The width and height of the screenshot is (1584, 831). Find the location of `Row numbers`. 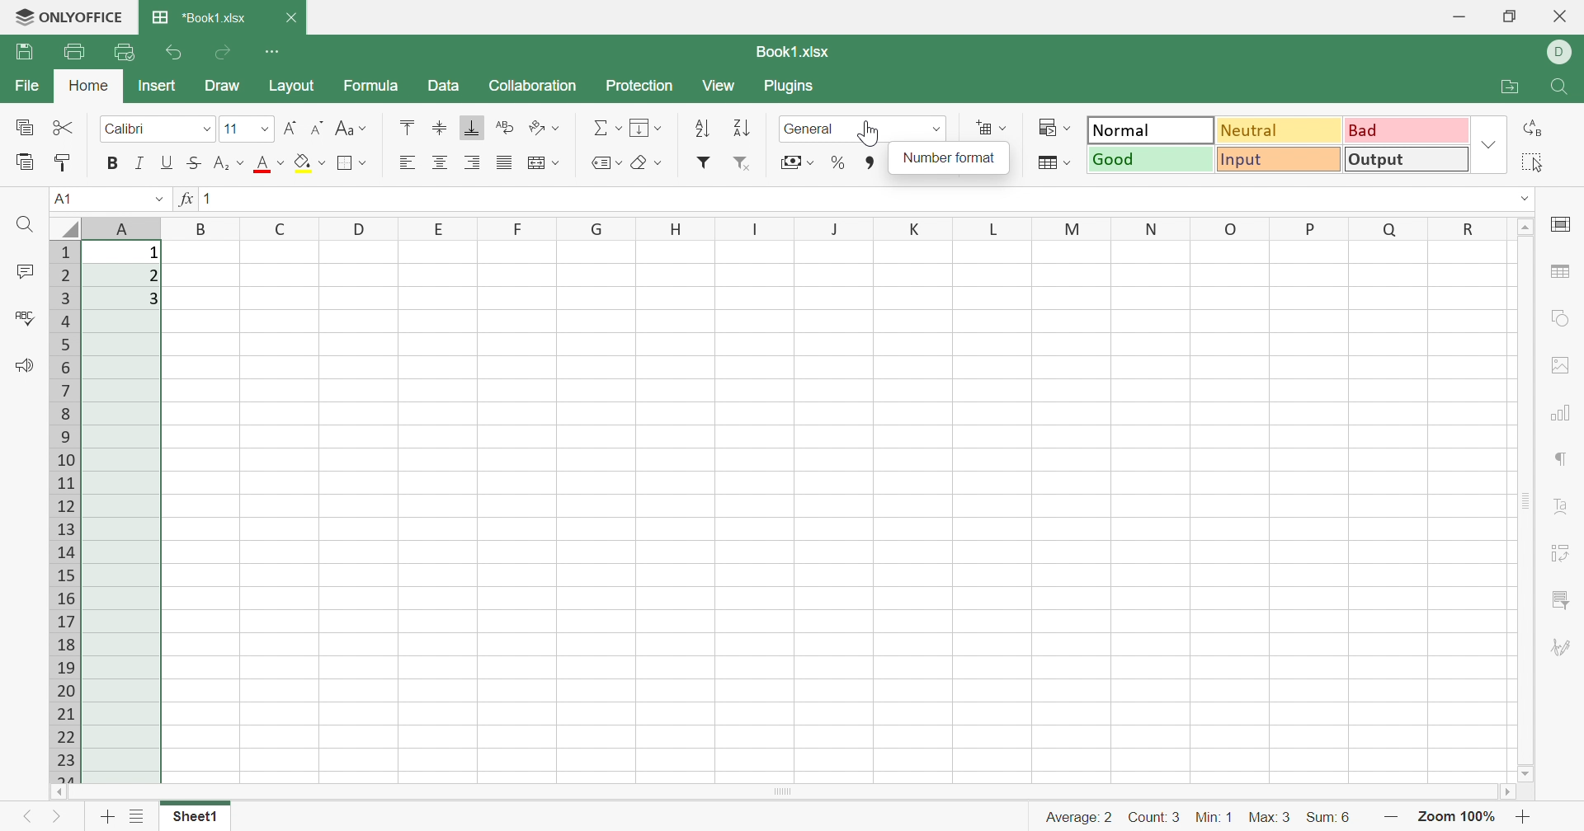

Row numbers is located at coordinates (67, 511).